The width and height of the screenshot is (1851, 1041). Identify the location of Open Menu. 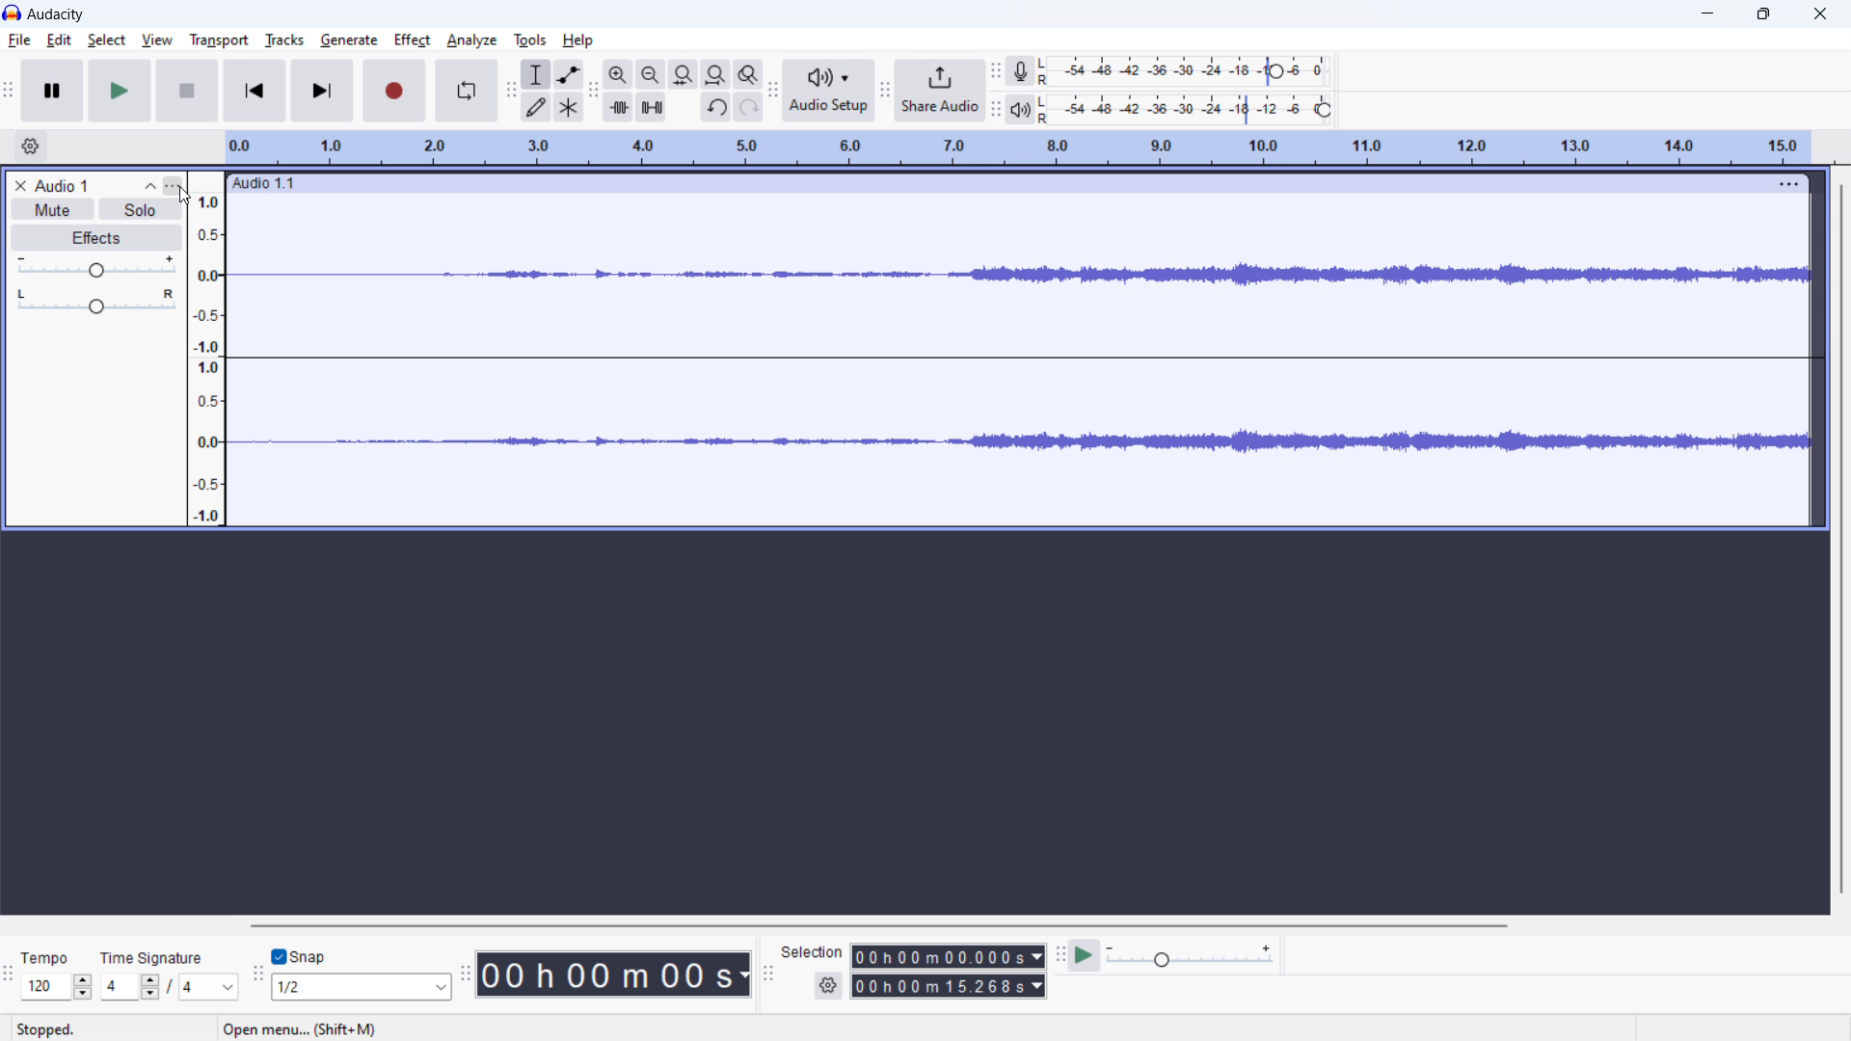
(297, 1028).